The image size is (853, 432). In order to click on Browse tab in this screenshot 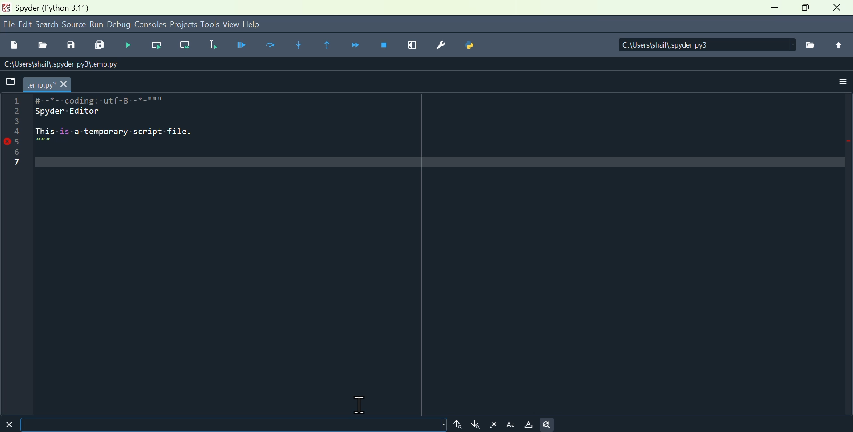, I will do `click(11, 83)`.